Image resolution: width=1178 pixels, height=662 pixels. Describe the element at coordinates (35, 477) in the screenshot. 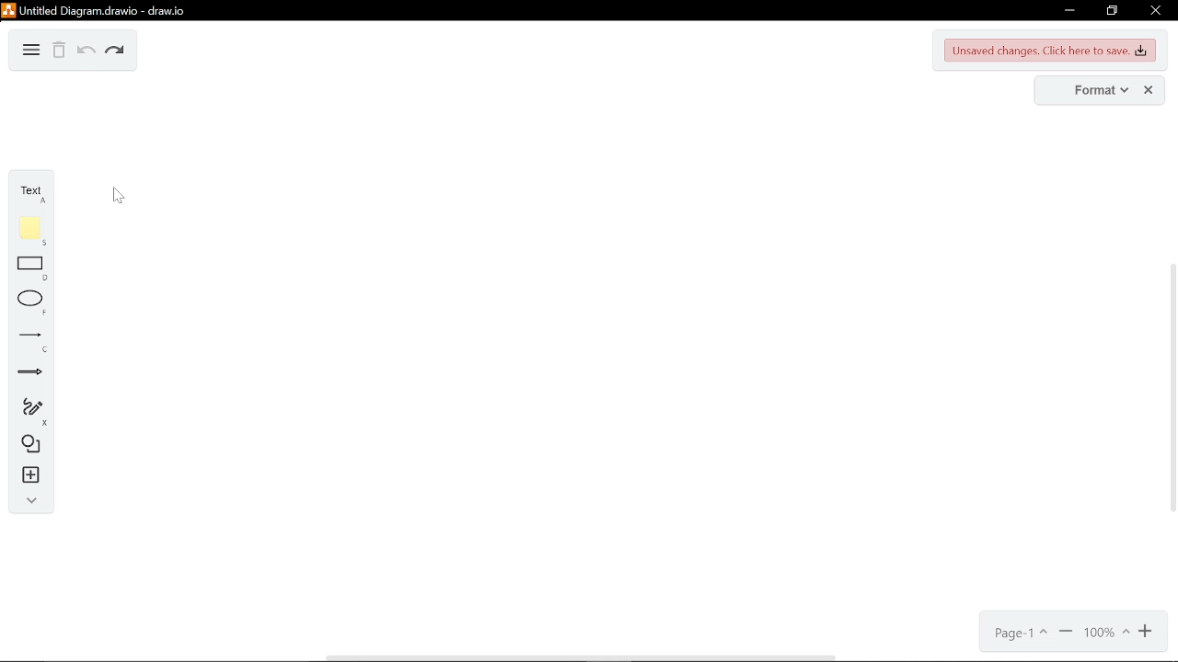

I see `insert` at that location.